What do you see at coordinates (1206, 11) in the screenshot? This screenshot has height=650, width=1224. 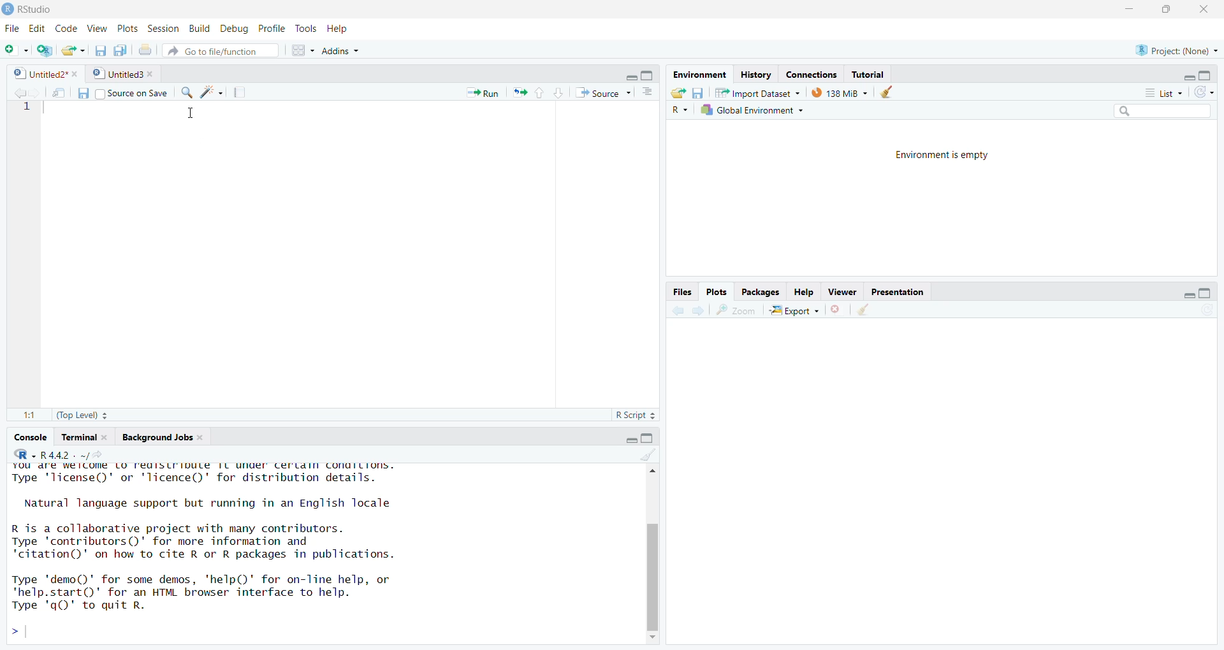 I see `close` at bounding box center [1206, 11].